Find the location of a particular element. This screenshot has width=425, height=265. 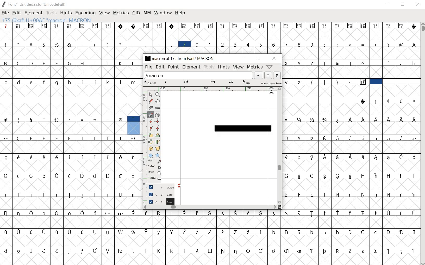

Symbol is located at coordinates (376, 26).